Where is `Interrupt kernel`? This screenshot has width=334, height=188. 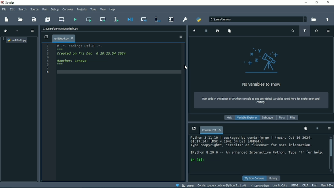
Interrupt kernel is located at coordinates (317, 128).